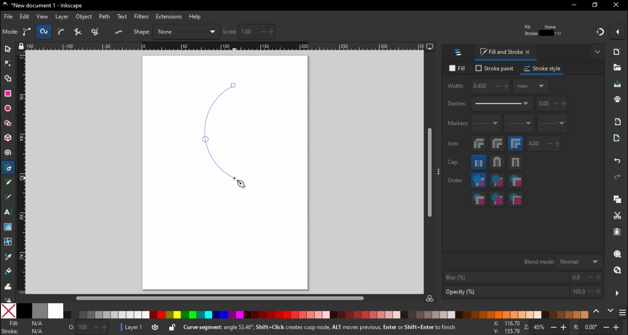 The height and width of the screenshot is (335, 628). I want to click on gradient tool, so click(9, 227).